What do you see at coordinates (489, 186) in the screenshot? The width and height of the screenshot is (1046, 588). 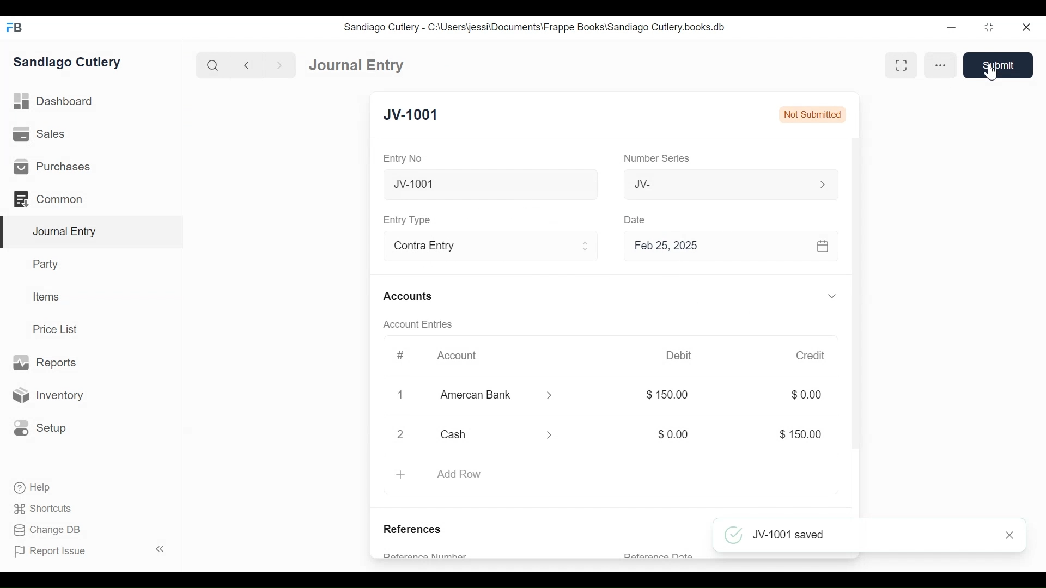 I see `New Journal Entry 06` at bounding box center [489, 186].